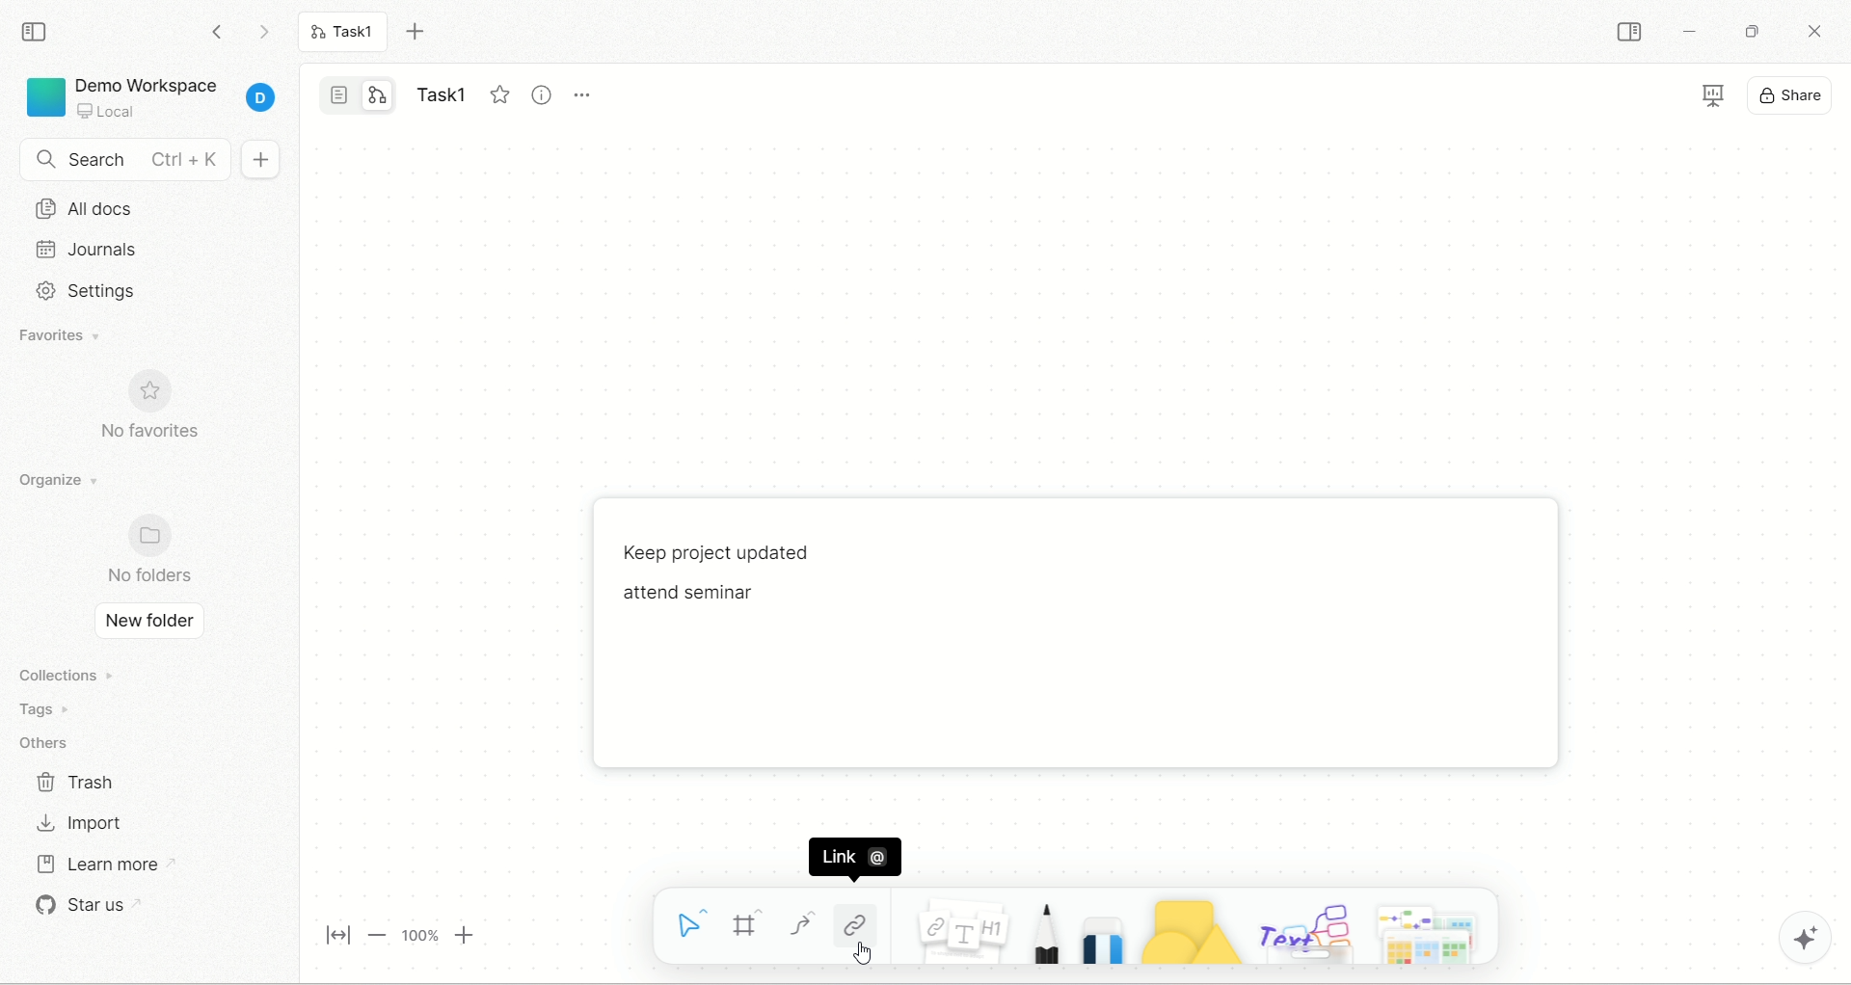 This screenshot has width=1851, height=985. Describe the element at coordinates (801, 923) in the screenshot. I see `curve` at that location.